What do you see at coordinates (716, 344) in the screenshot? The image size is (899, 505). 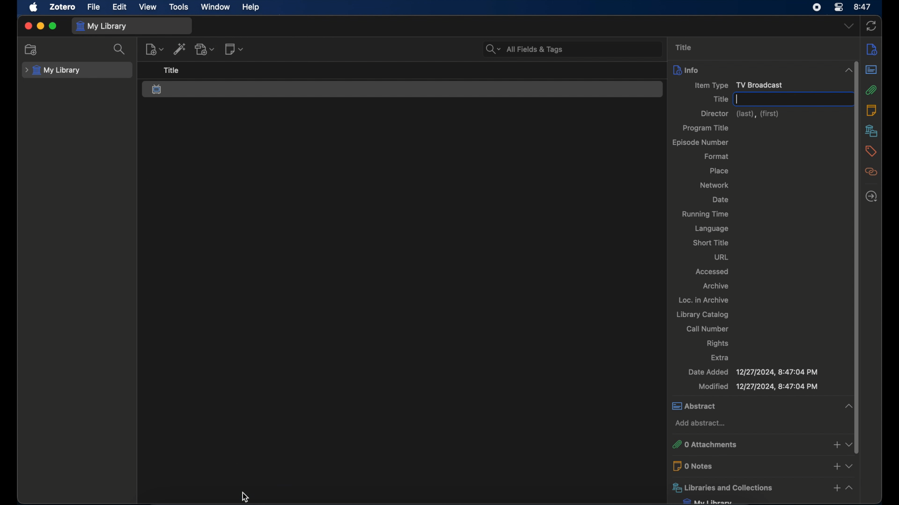 I see `rights` at bounding box center [716, 344].